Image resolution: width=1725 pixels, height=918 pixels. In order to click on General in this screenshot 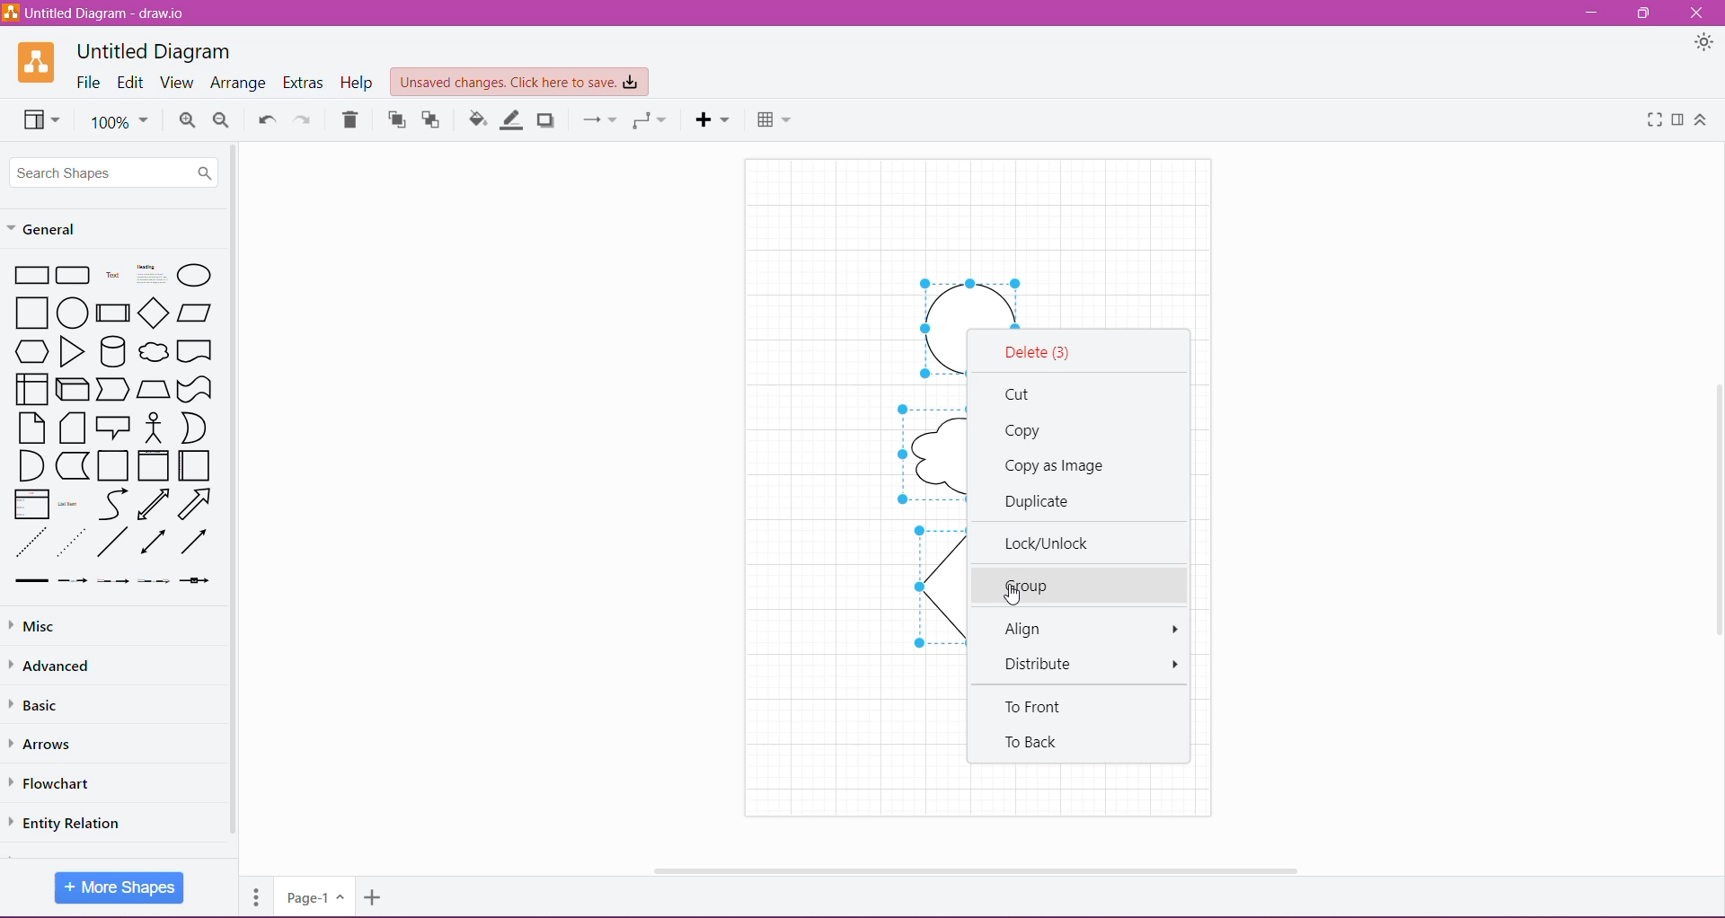, I will do `click(54, 227)`.